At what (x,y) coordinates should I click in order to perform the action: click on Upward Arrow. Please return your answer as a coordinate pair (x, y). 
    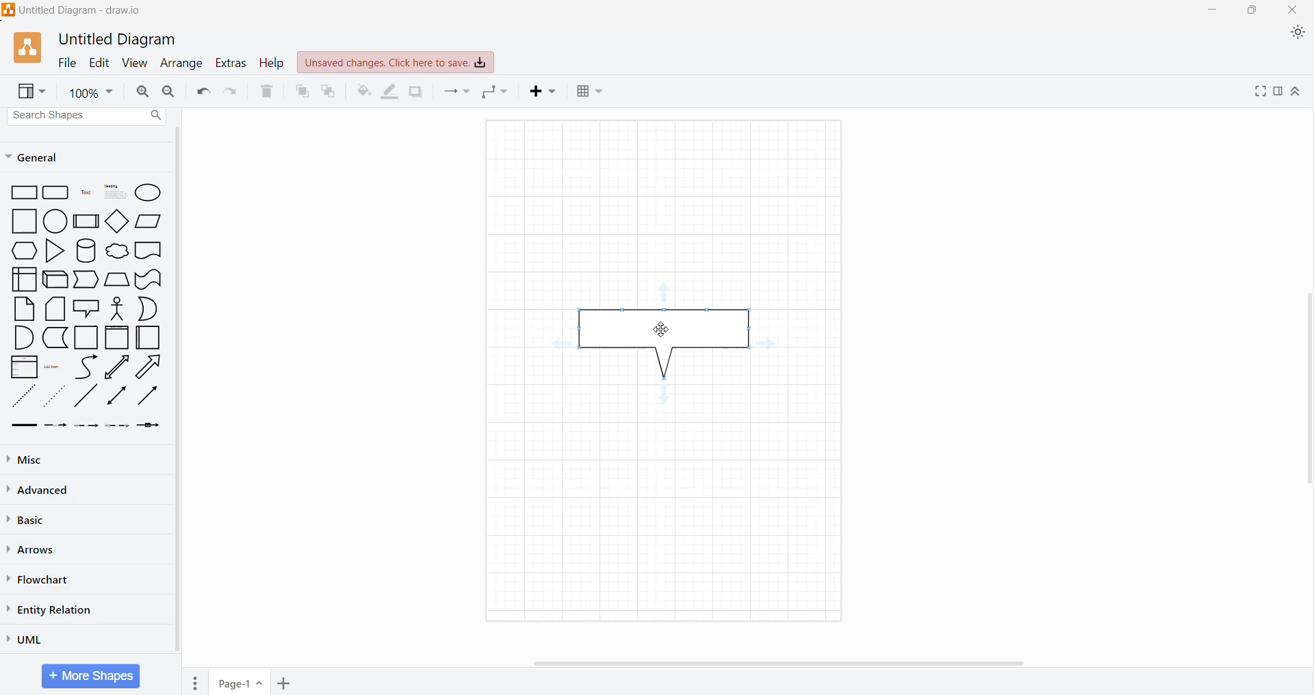
    Looking at the image, I should click on (117, 367).